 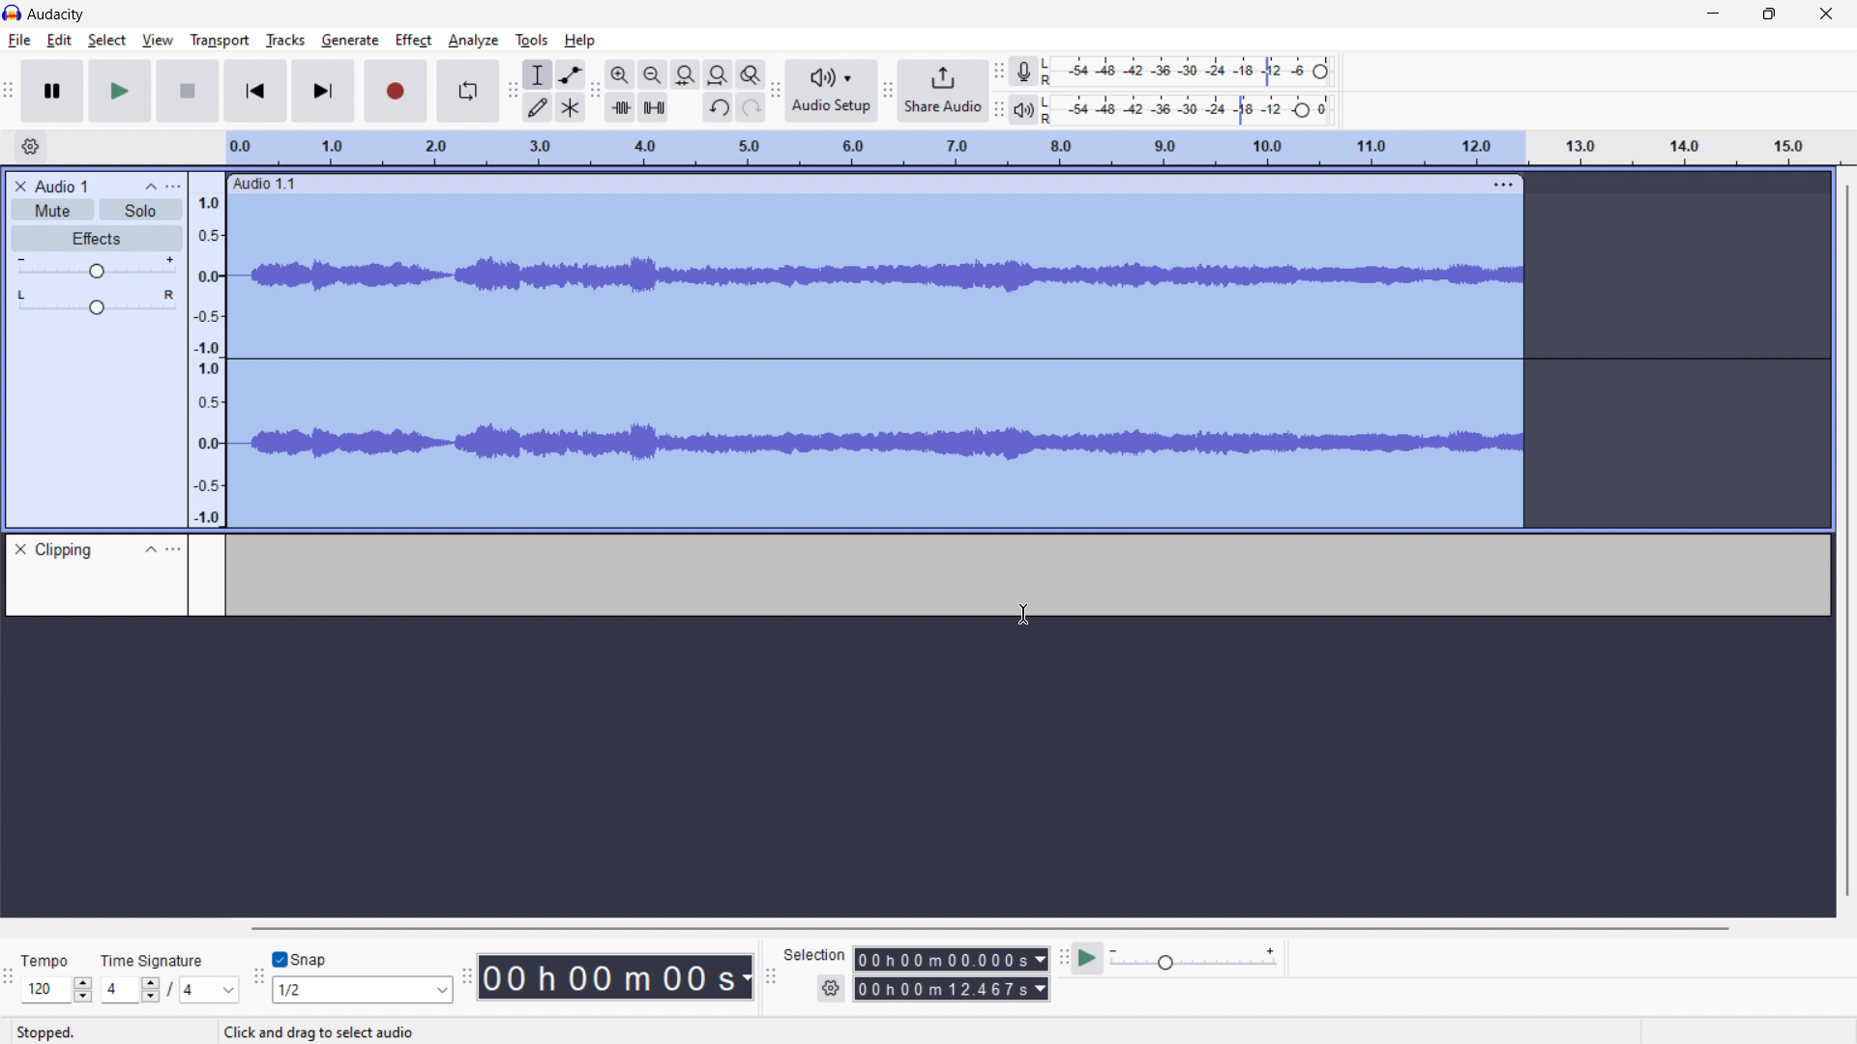 I want to click on snapping toolbar, so click(x=258, y=976).